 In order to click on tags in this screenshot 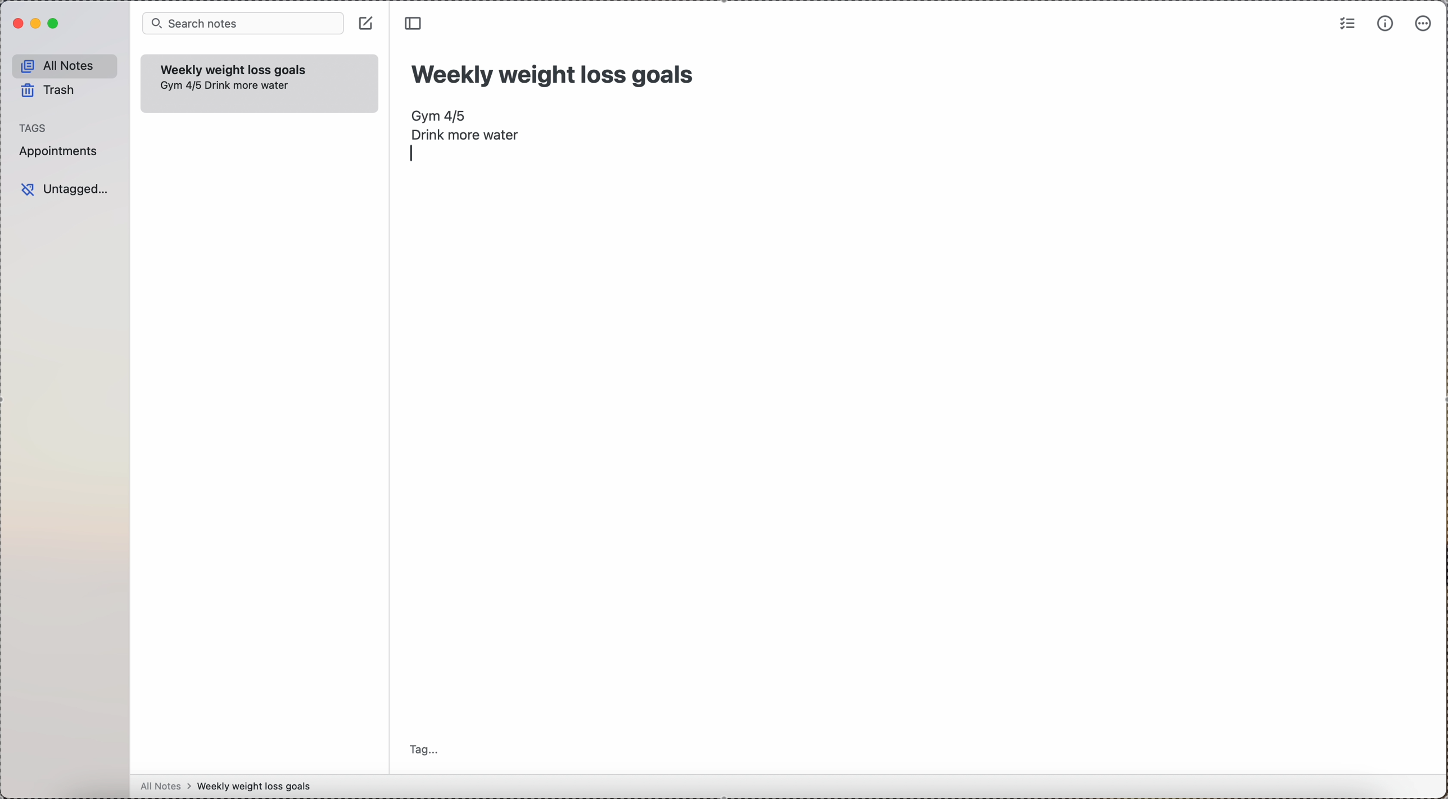, I will do `click(34, 128)`.